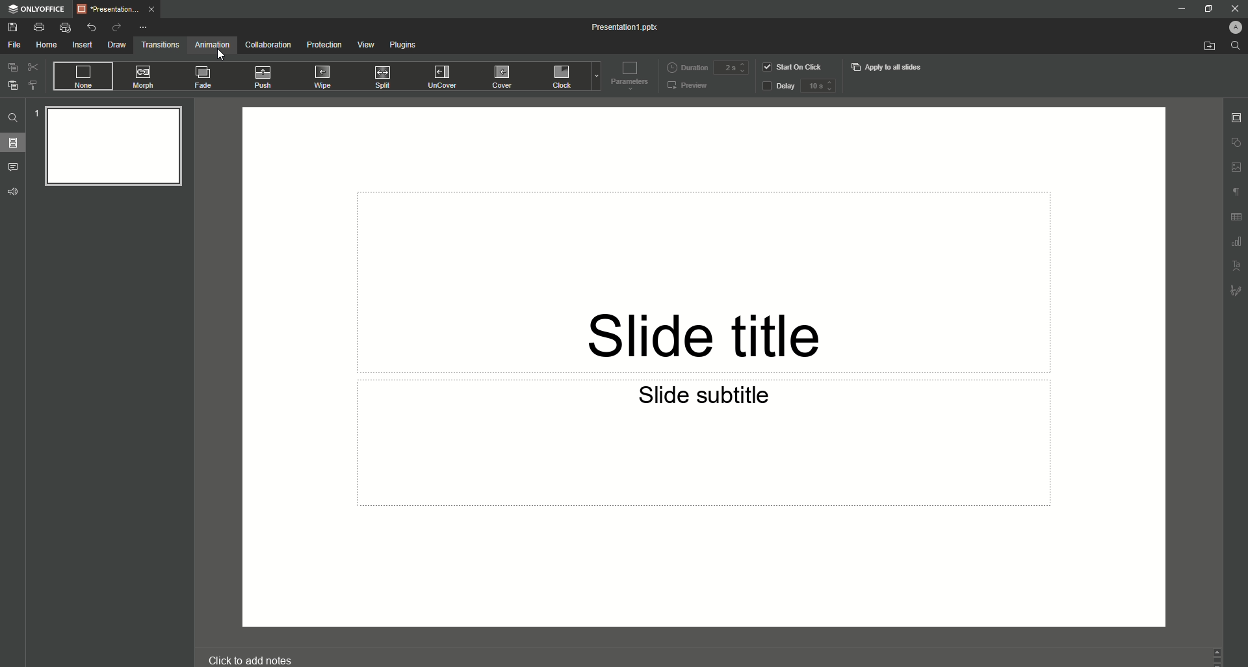 This screenshot has width=1248, height=667. What do you see at coordinates (210, 46) in the screenshot?
I see `Animation` at bounding box center [210, 46].